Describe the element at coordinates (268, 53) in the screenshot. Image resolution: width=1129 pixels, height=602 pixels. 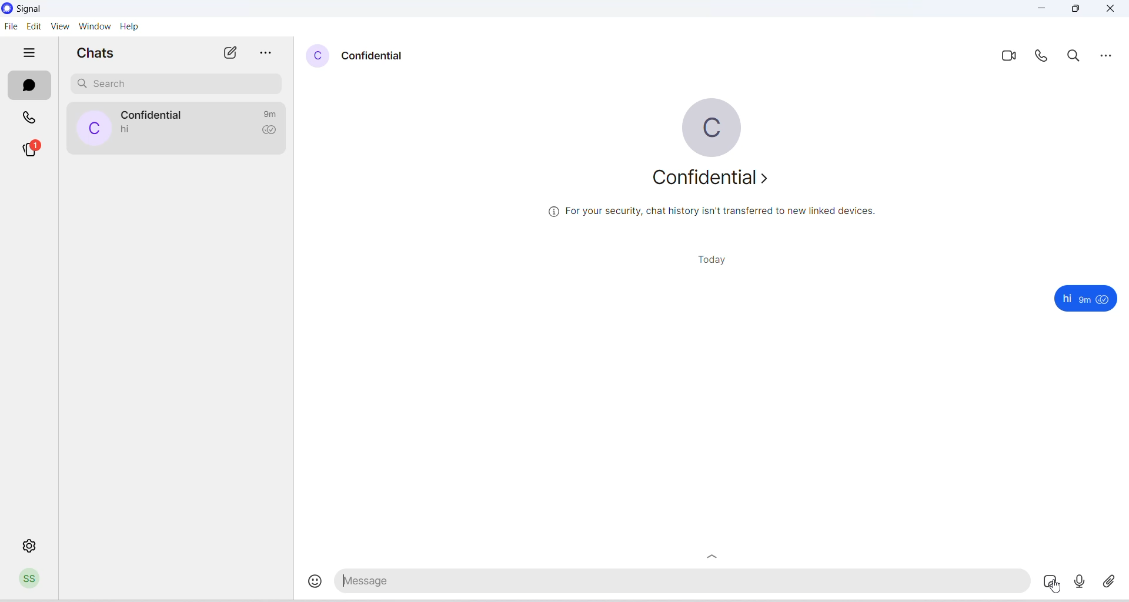
I see `more option` at that location.